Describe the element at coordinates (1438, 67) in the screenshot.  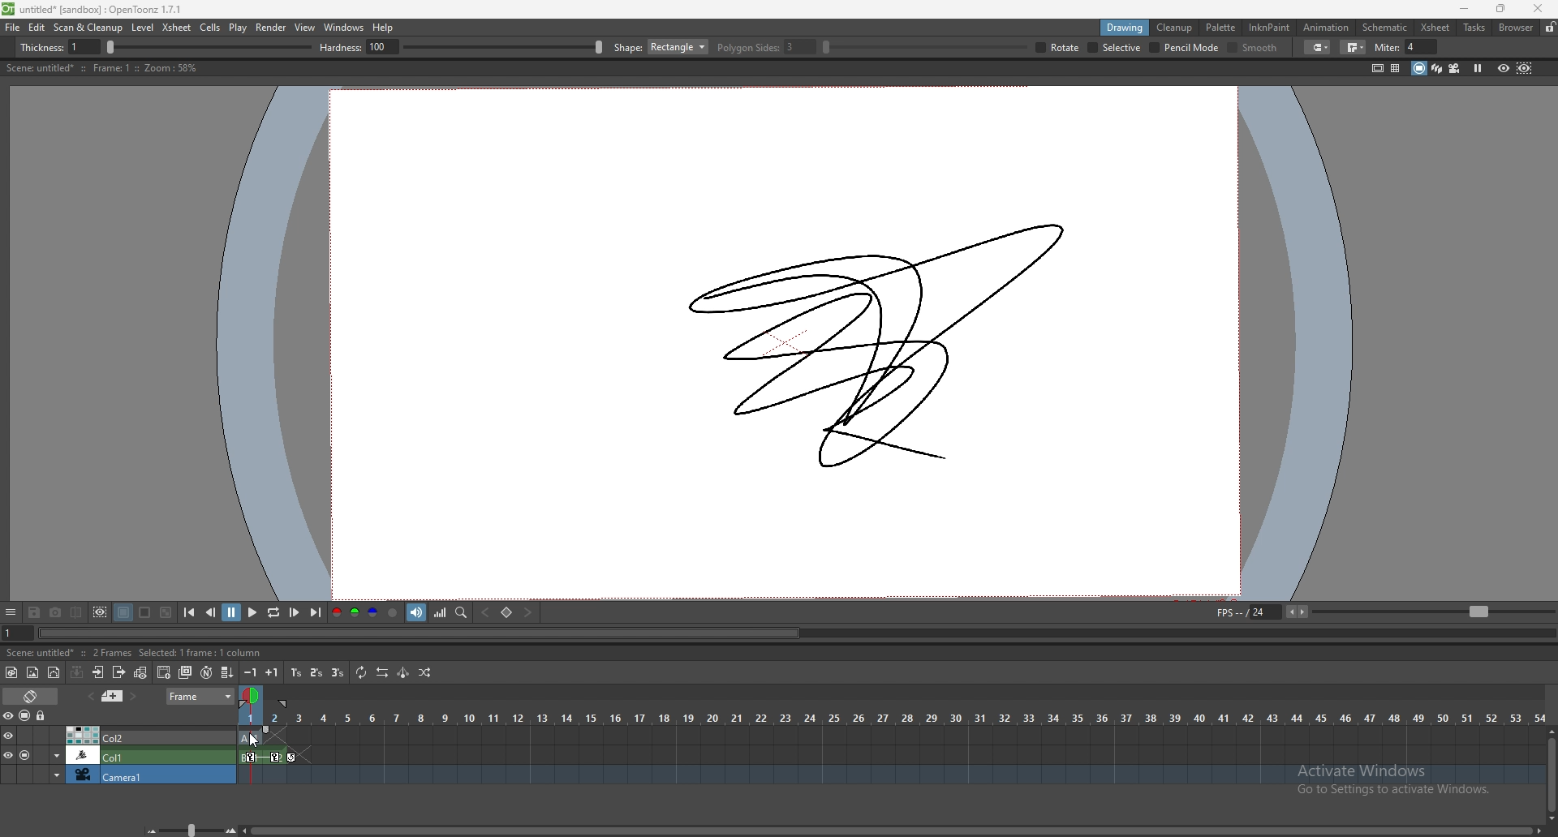
I see `3d view` at that location.